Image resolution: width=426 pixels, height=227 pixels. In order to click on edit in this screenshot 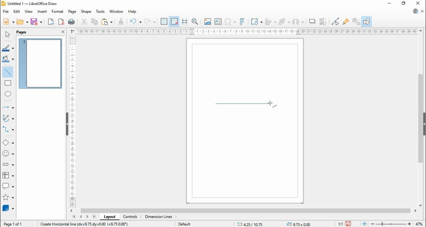, I will do `click(17, 12)`.